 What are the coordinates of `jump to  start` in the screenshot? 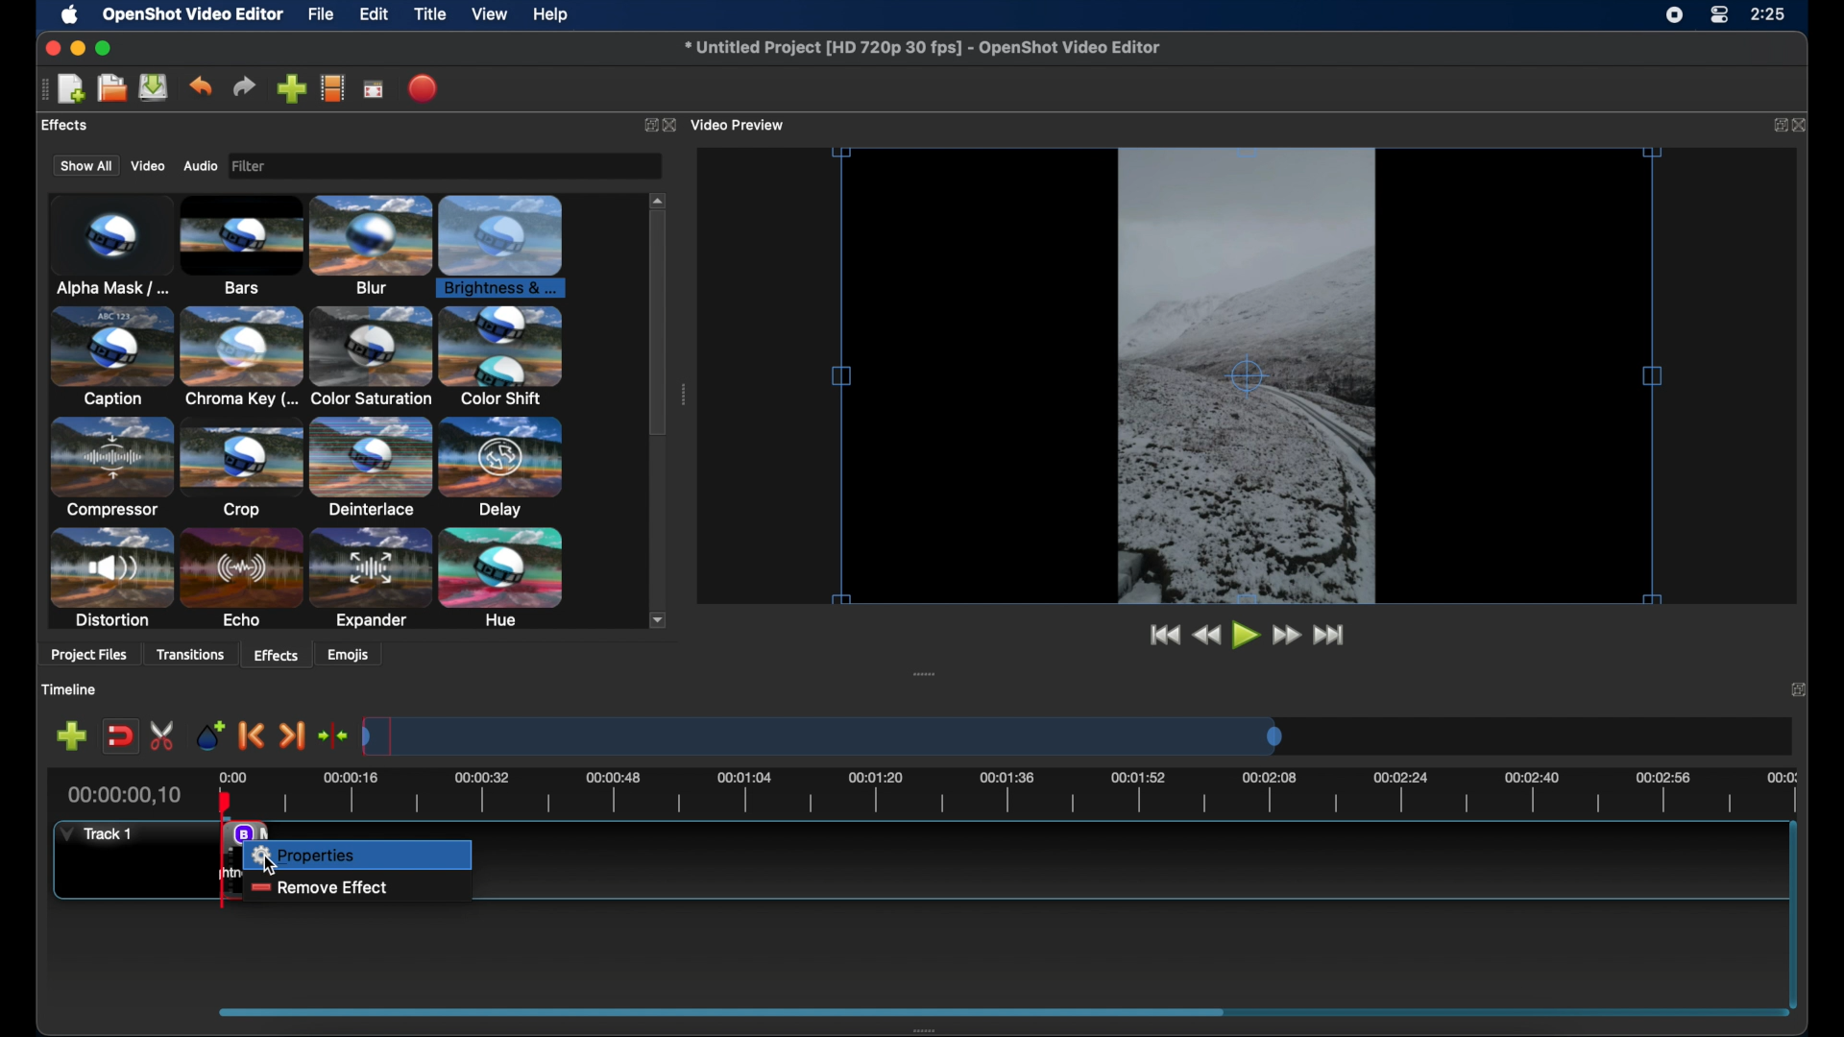 It's located at (1162, 633).